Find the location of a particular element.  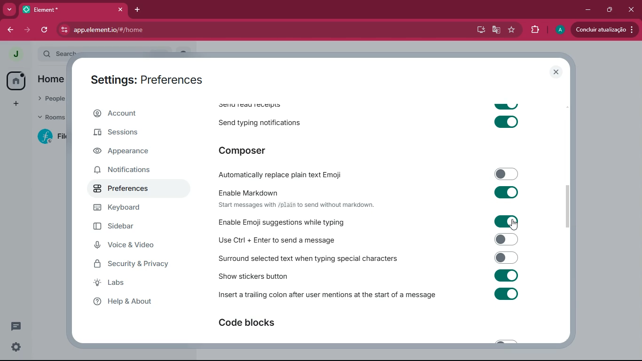

settings is located at coordinates (14, 347).